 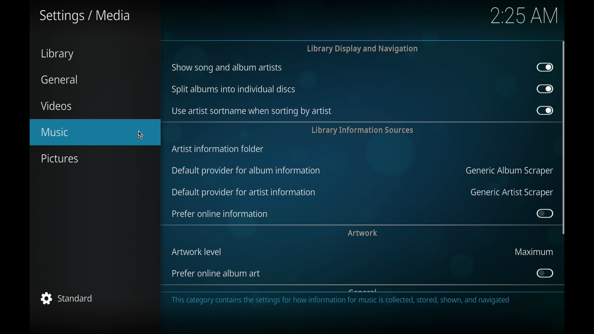 I want to click on prefer online information, so click(x=219, y=214).